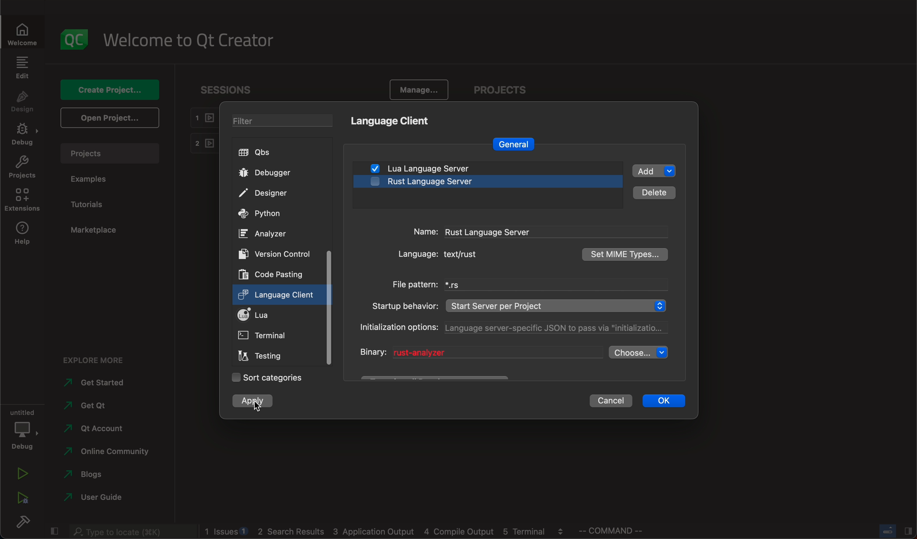 This screenshot has height=539, width=917. I want to click on command, so click(617, 531).